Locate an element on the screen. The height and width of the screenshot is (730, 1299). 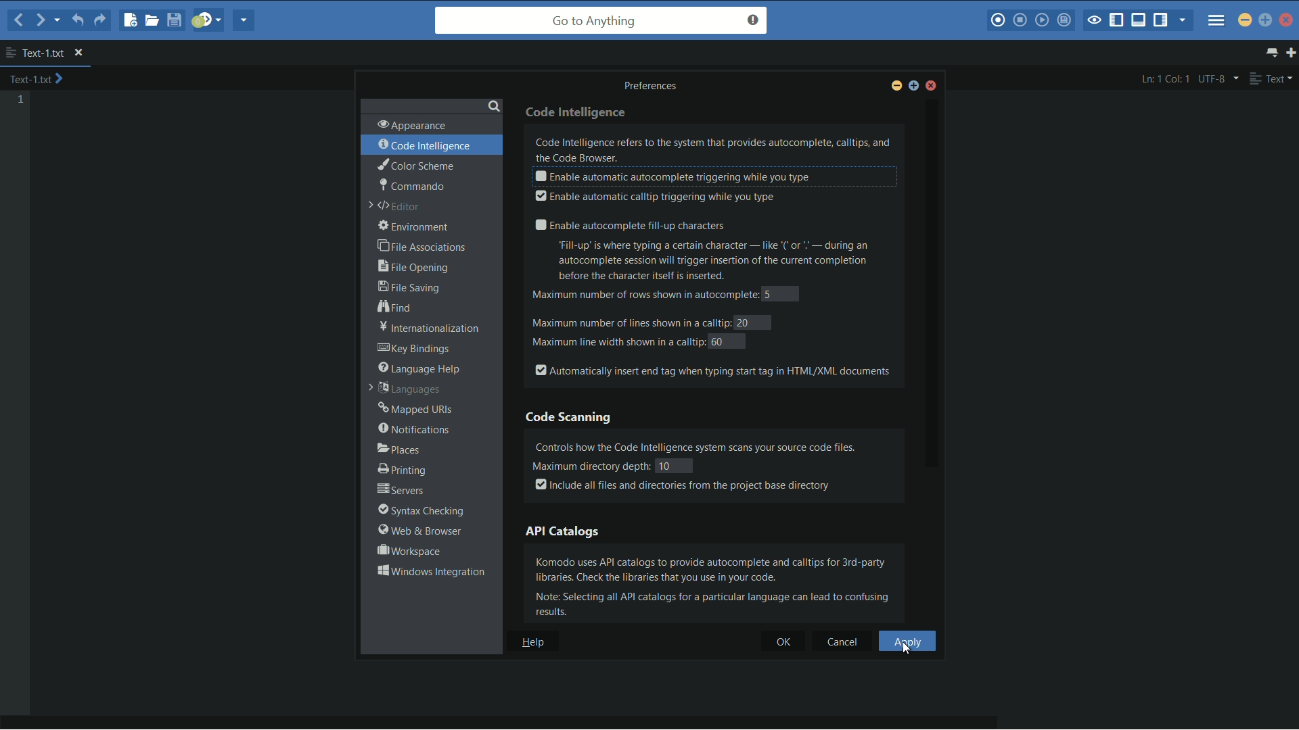
Komodo uses AP catalogs to provide autocomplete and calltips for 3rd-party
libraries. Check the libraries that you use in your code.

Note: Selecting all API catalogs for a particular language can lead to confusing
results. is located at coordinates (721, 585).